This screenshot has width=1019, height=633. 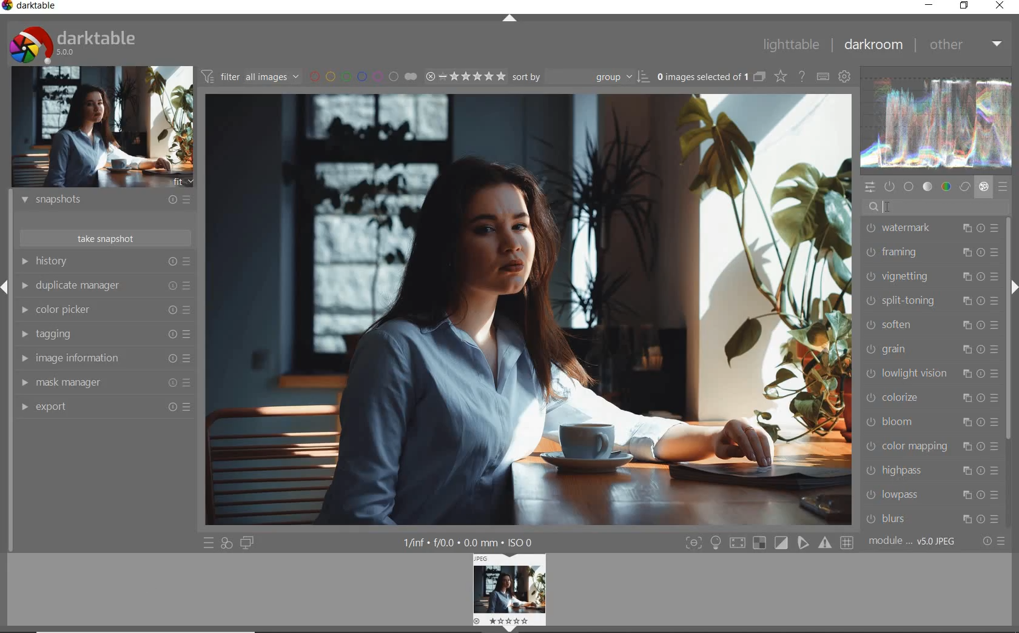 I want to click on blurs, so click(x=933, y=520).